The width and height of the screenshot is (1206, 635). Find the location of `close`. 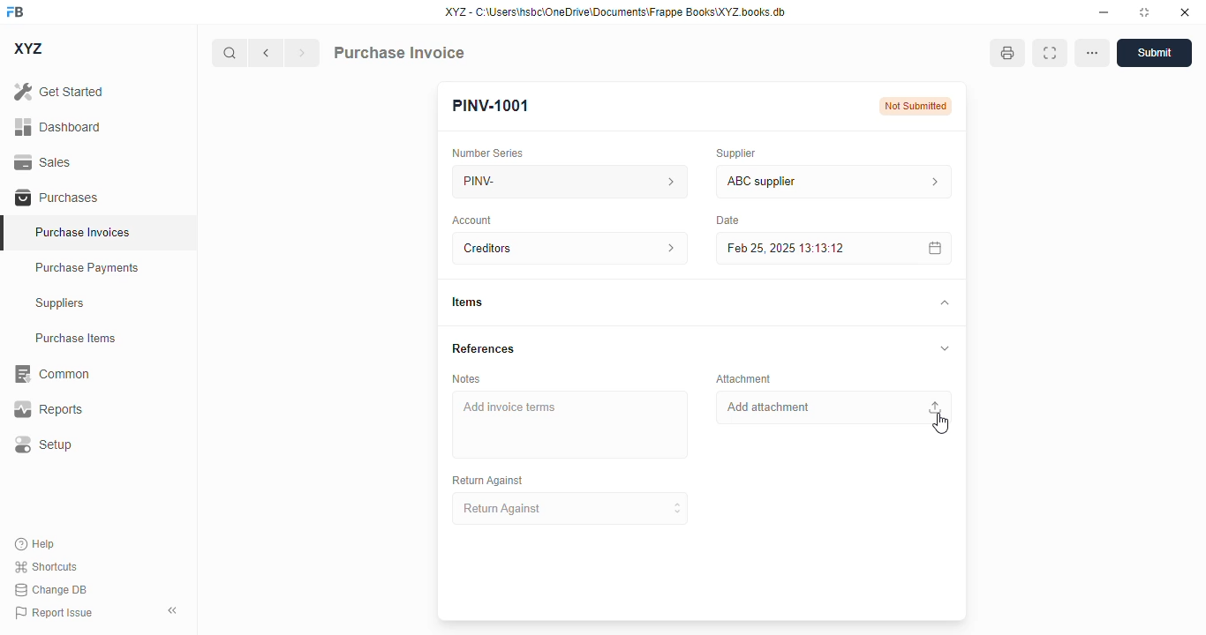

close is located at coordinates (1185, 11).